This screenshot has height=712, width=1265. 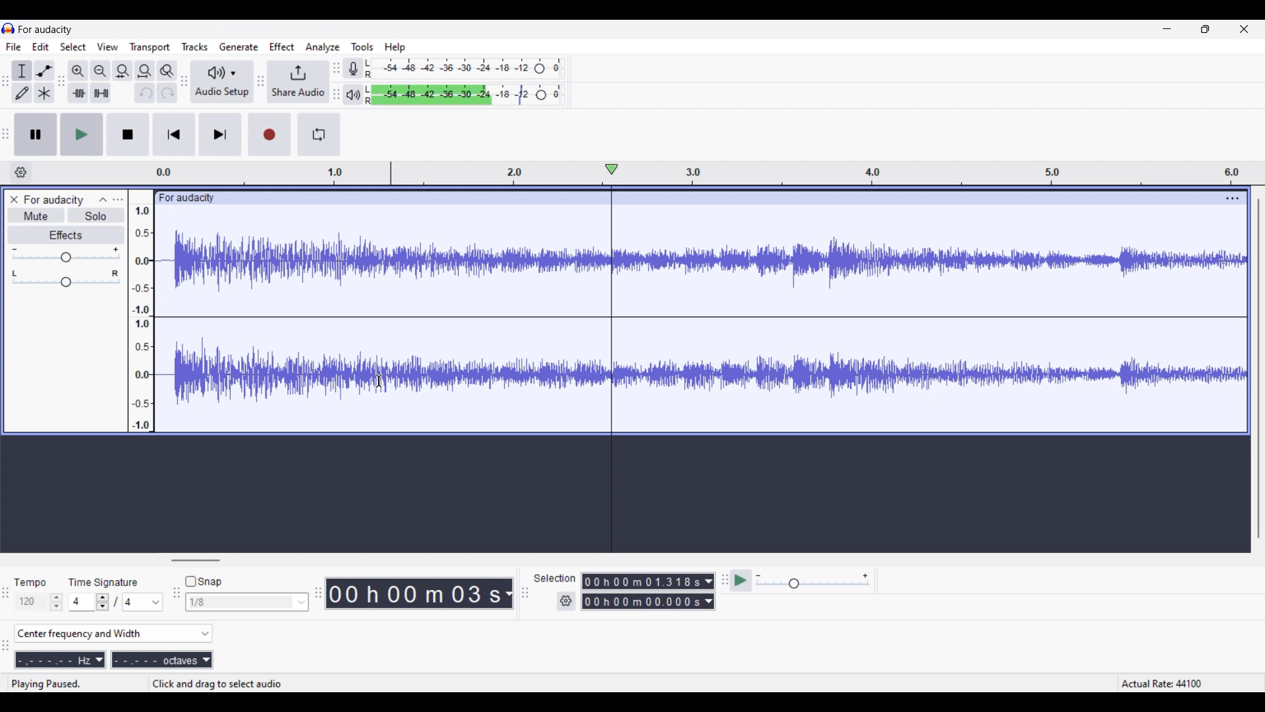 I want to click on Playback speed scale, so click(x=812, y=581).